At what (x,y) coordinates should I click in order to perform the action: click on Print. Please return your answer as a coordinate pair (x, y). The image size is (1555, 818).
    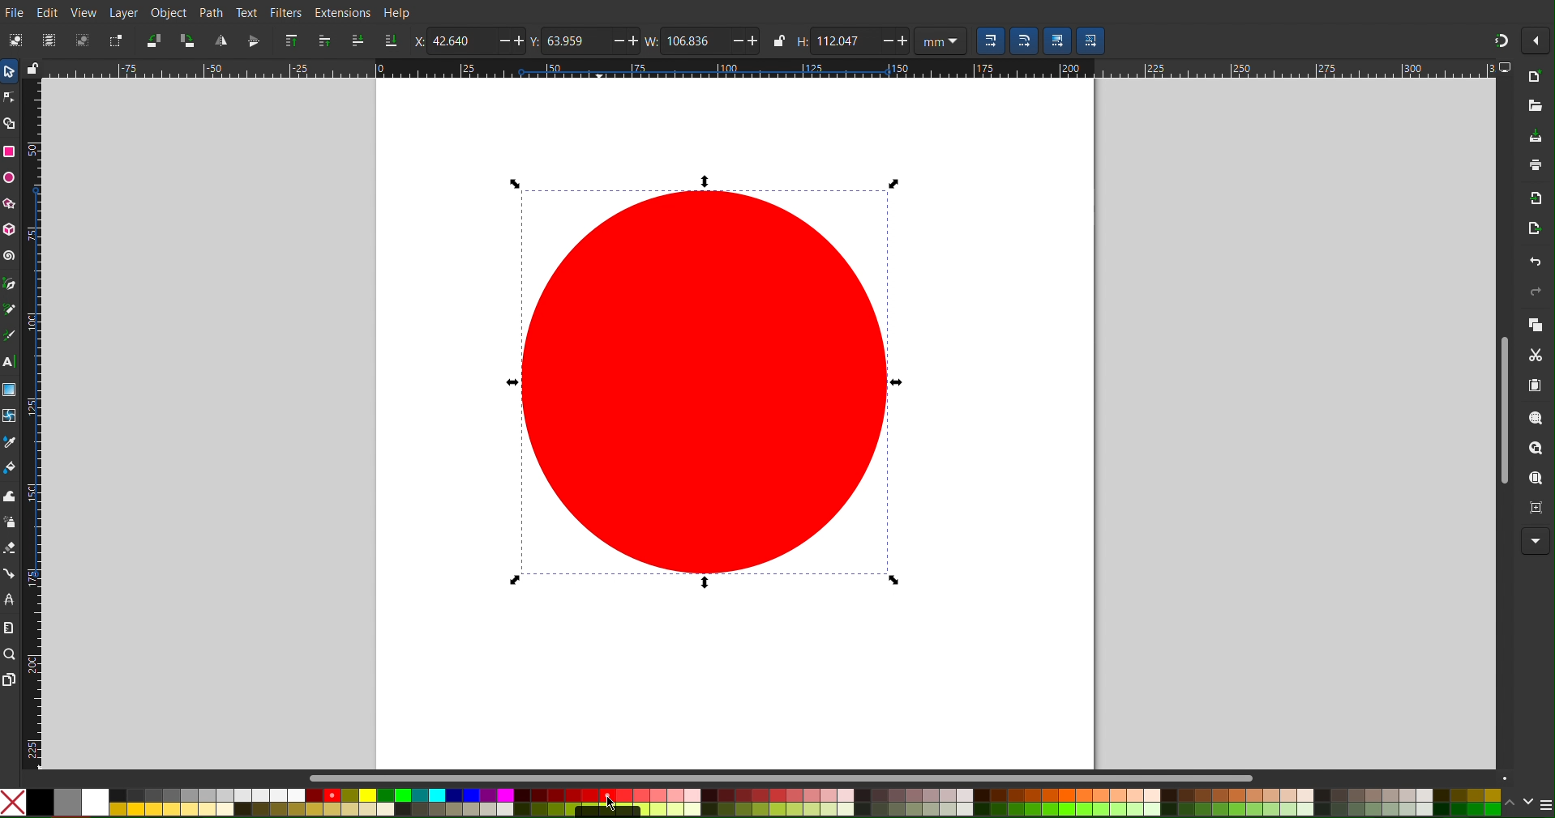
    Looking at the image, I should click on (1532, 168).